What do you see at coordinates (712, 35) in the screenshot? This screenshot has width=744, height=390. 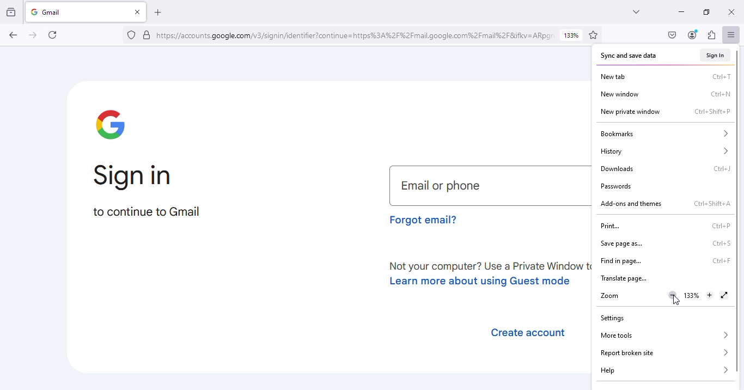 I see `extensions` at bounding box center [712, 35].